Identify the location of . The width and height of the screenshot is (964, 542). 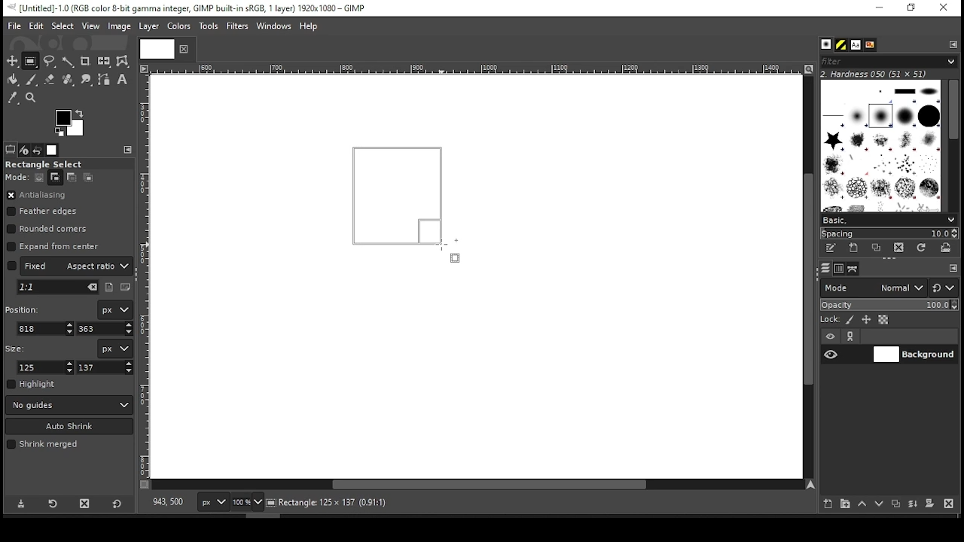
(474, 69).